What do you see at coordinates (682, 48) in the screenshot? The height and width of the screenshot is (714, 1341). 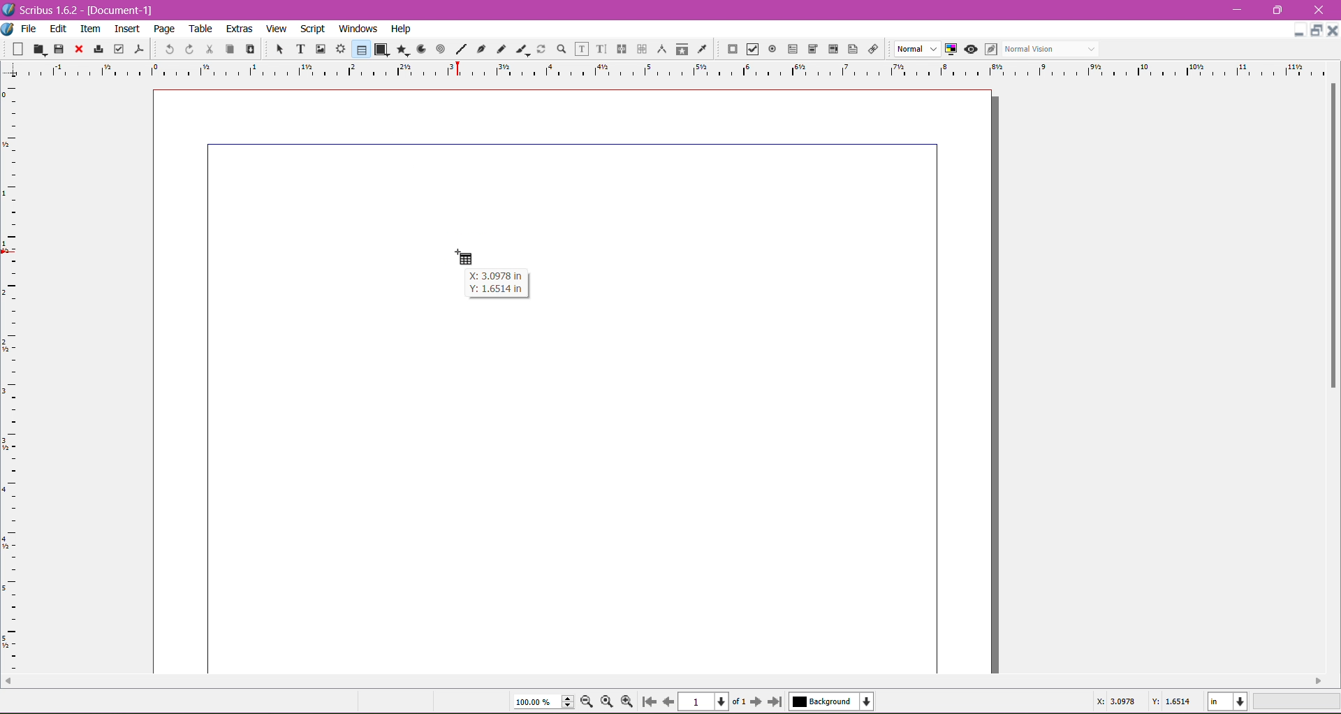 I see `Copy Item Properties` at bounding box center [682, 48].